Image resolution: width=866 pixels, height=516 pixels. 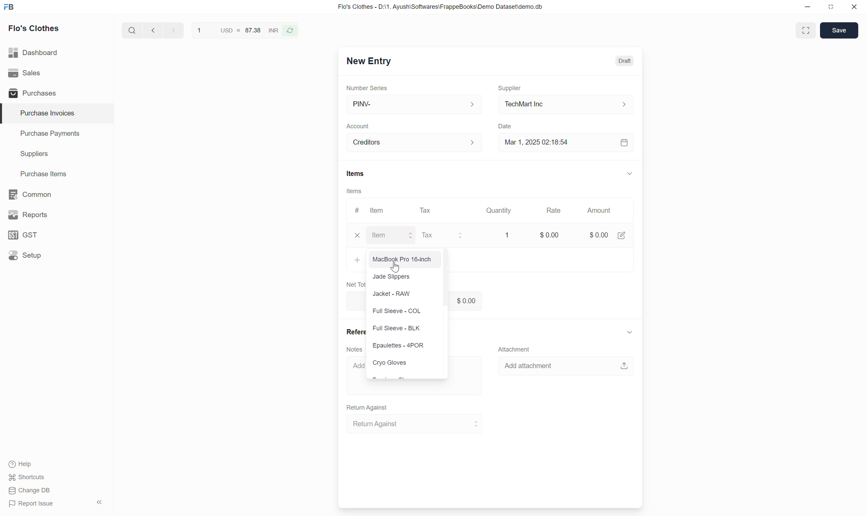 I want to click on Date, so click(x=506, y=127).